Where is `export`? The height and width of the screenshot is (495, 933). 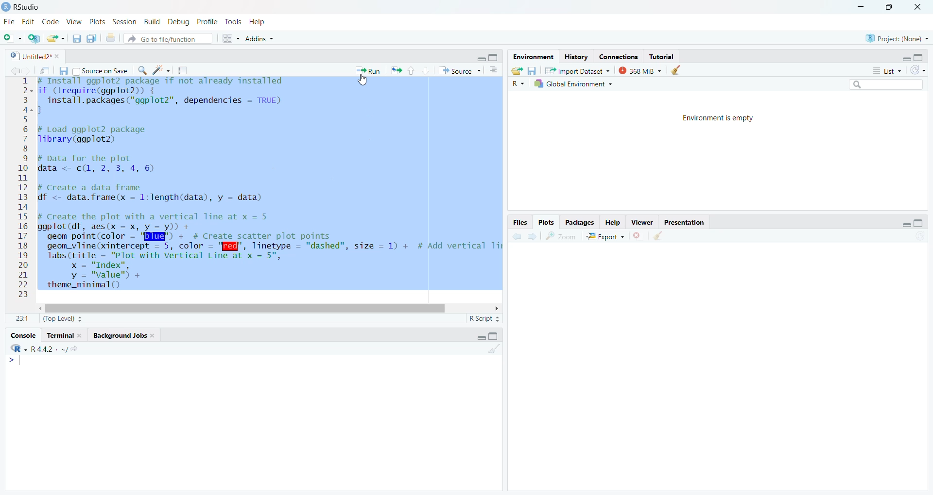
export is located at coordinates (518, 72).